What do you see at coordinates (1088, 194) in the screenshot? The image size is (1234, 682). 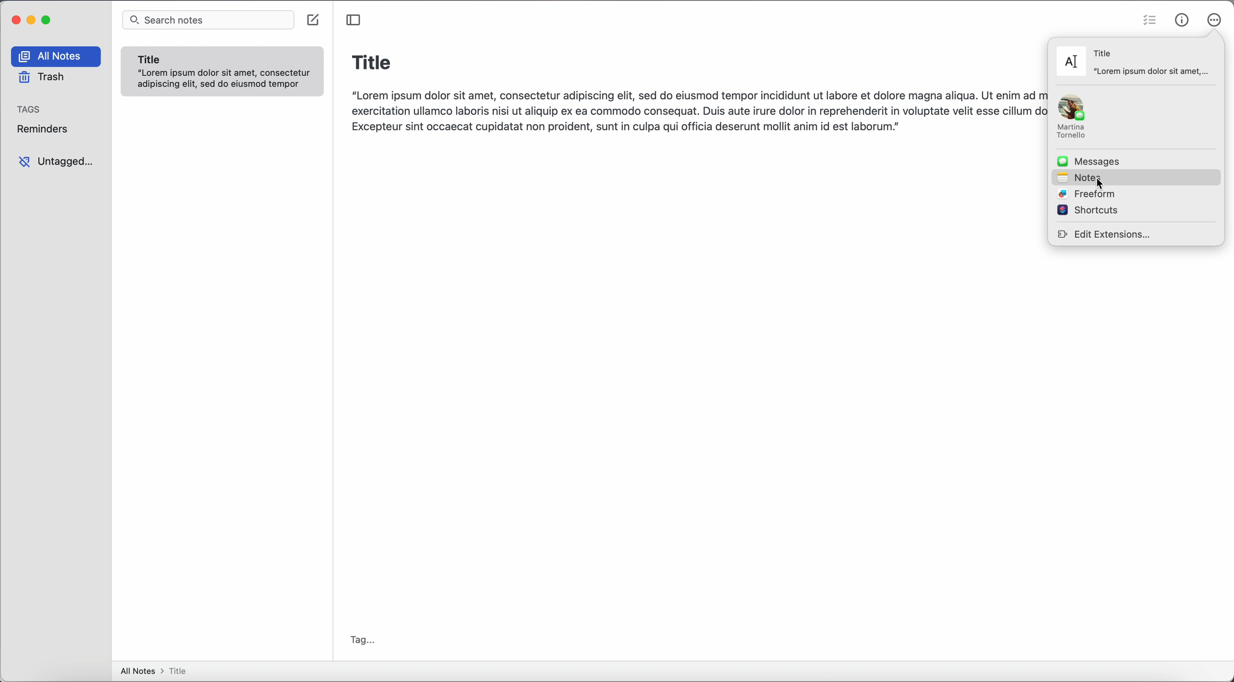 I see `freeform` at bounding box center [1088, 194].